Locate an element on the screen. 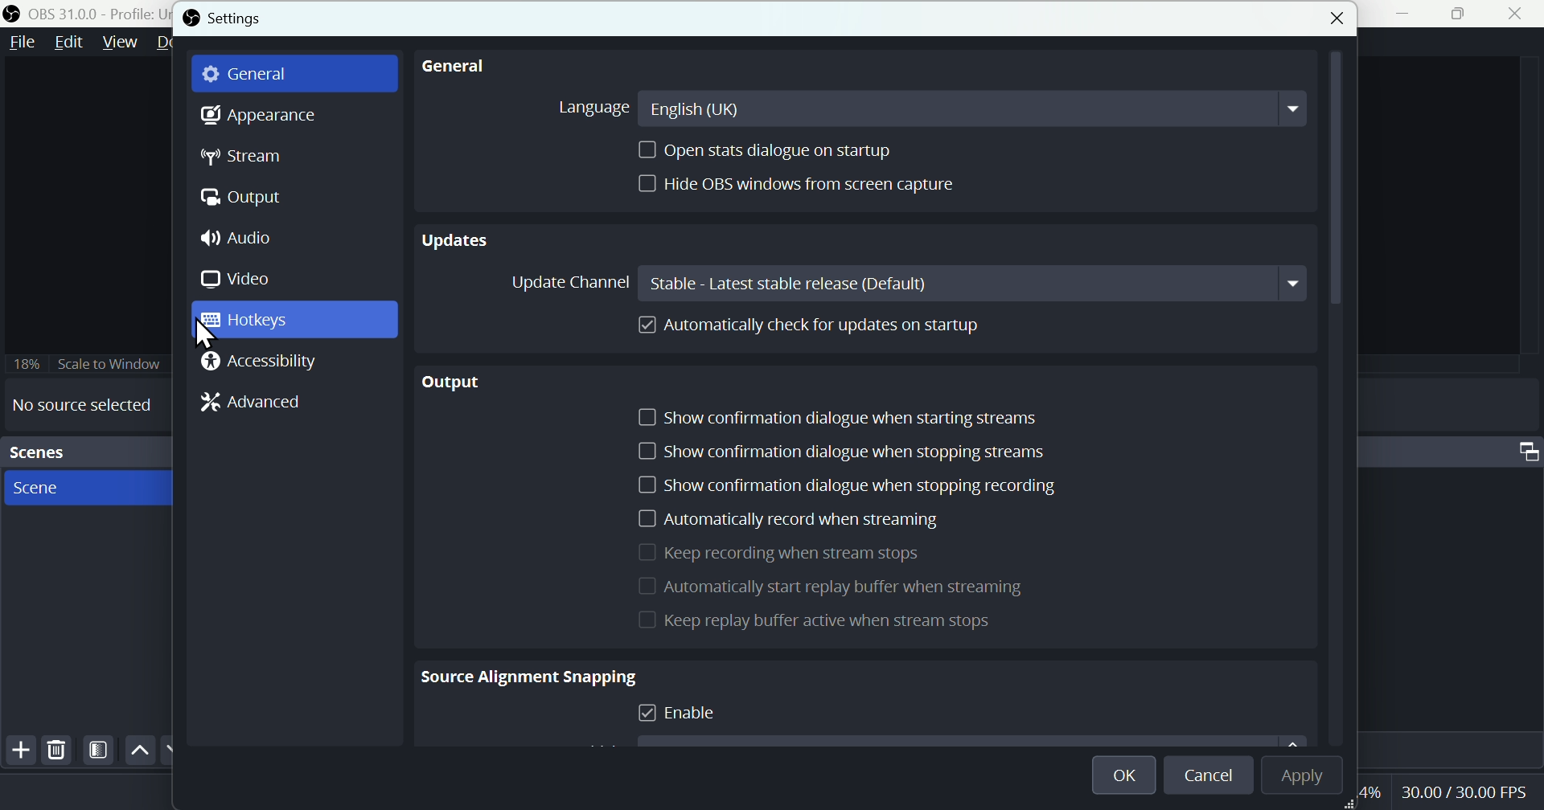  general is located at coordinates (466, 66).